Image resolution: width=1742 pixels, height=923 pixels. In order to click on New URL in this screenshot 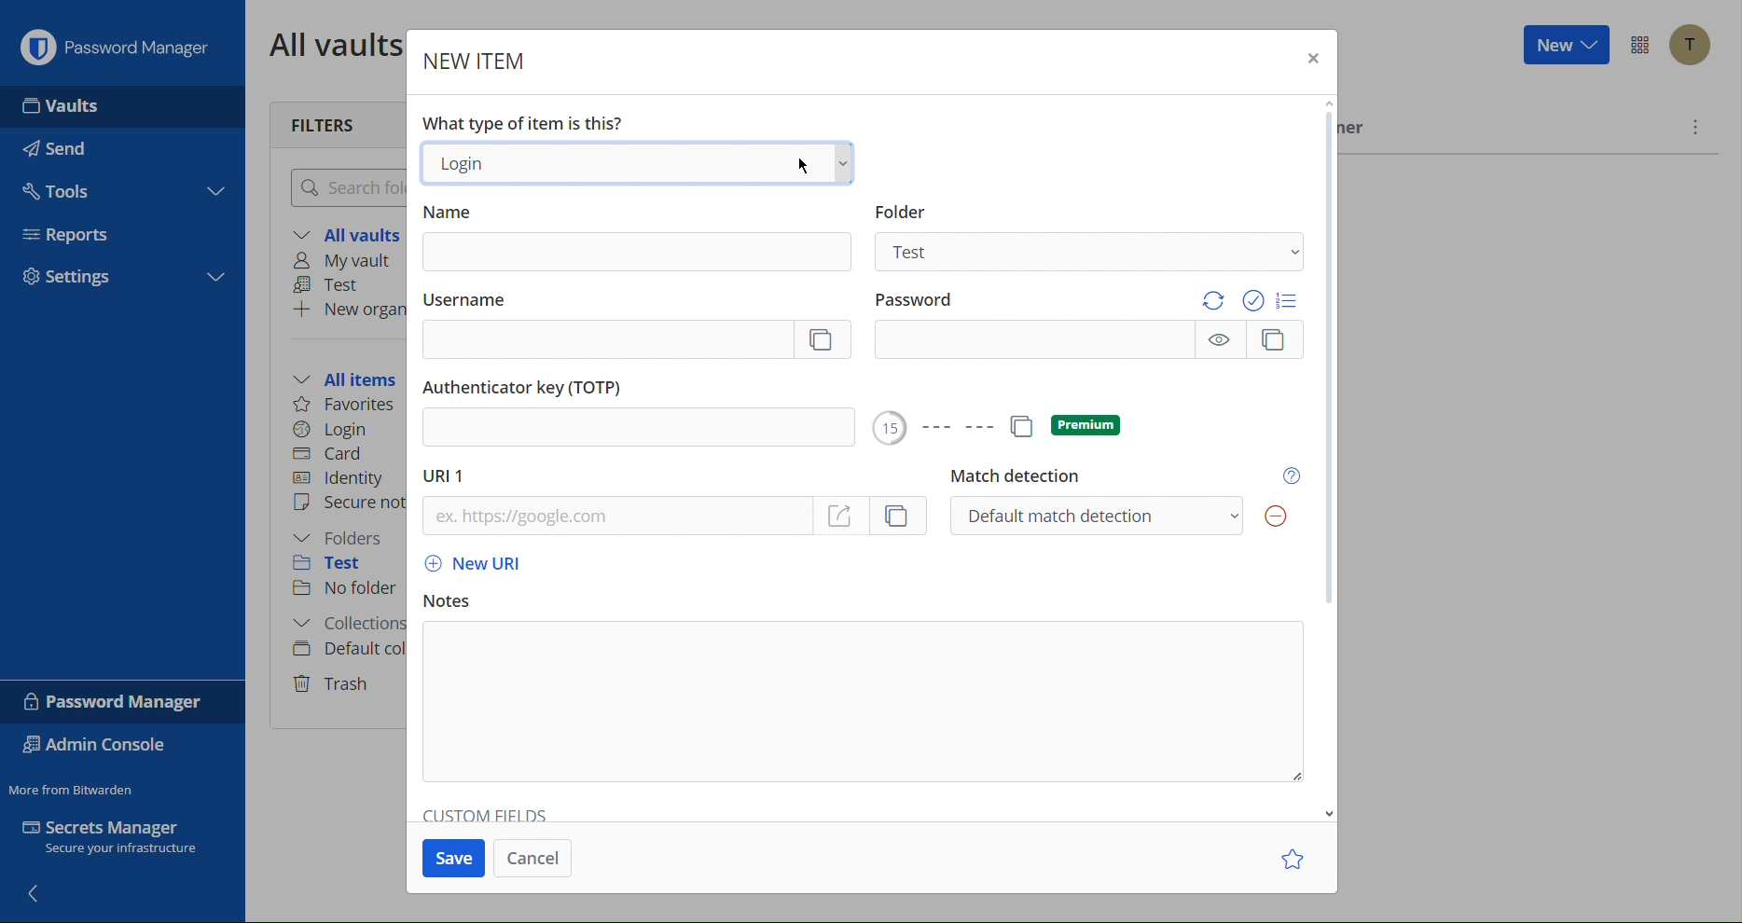, I will do `click(478, 564)`.